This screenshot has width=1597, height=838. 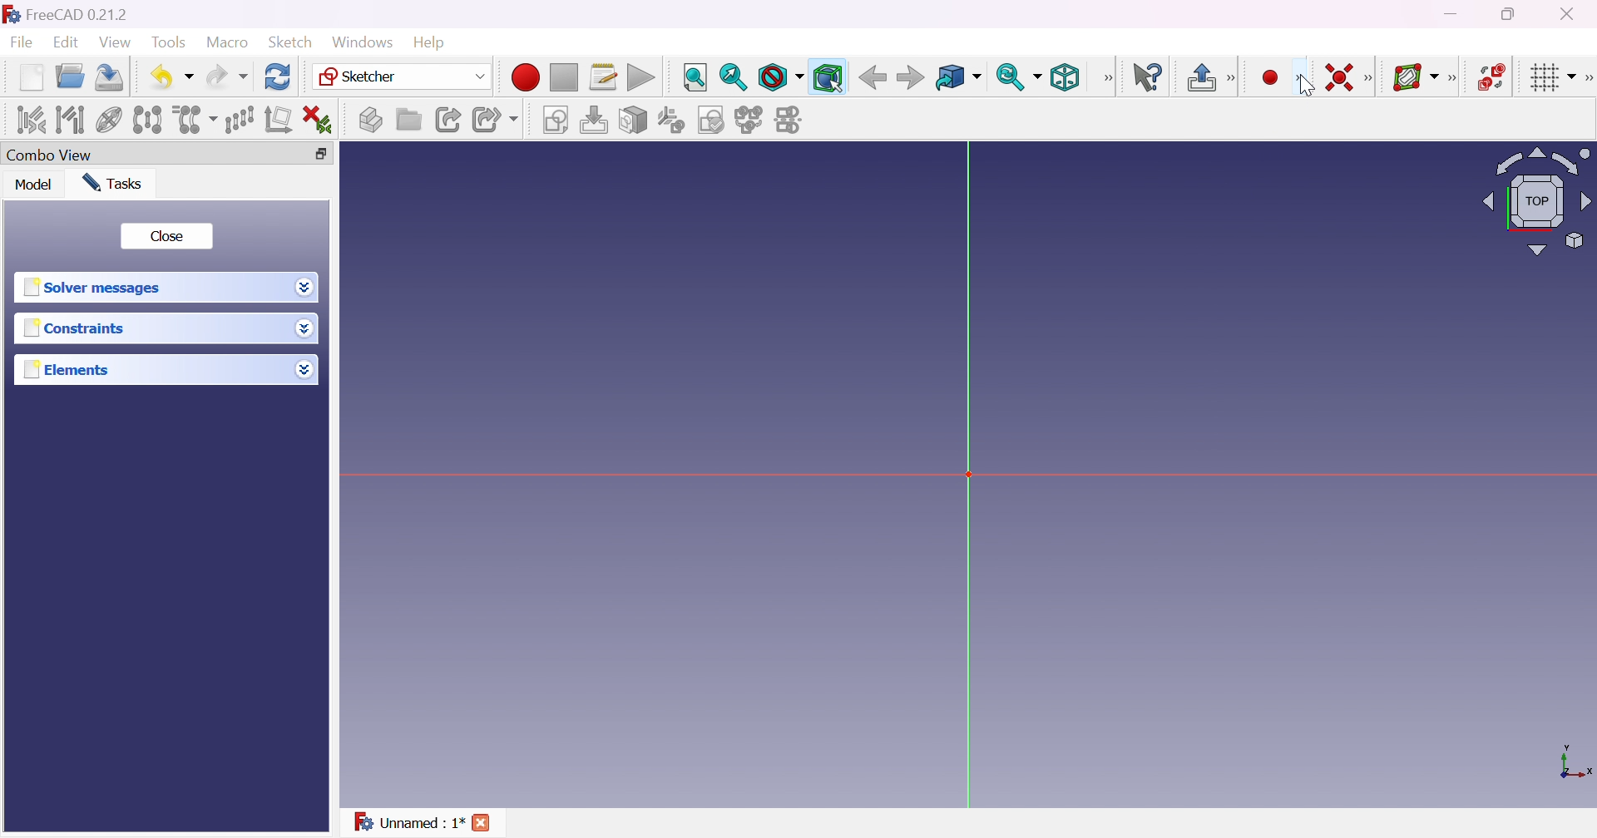 What do you see at coordinates (526, 76) in the screenshot?
I see `Macro recording...` at bounding box center [526, 76].